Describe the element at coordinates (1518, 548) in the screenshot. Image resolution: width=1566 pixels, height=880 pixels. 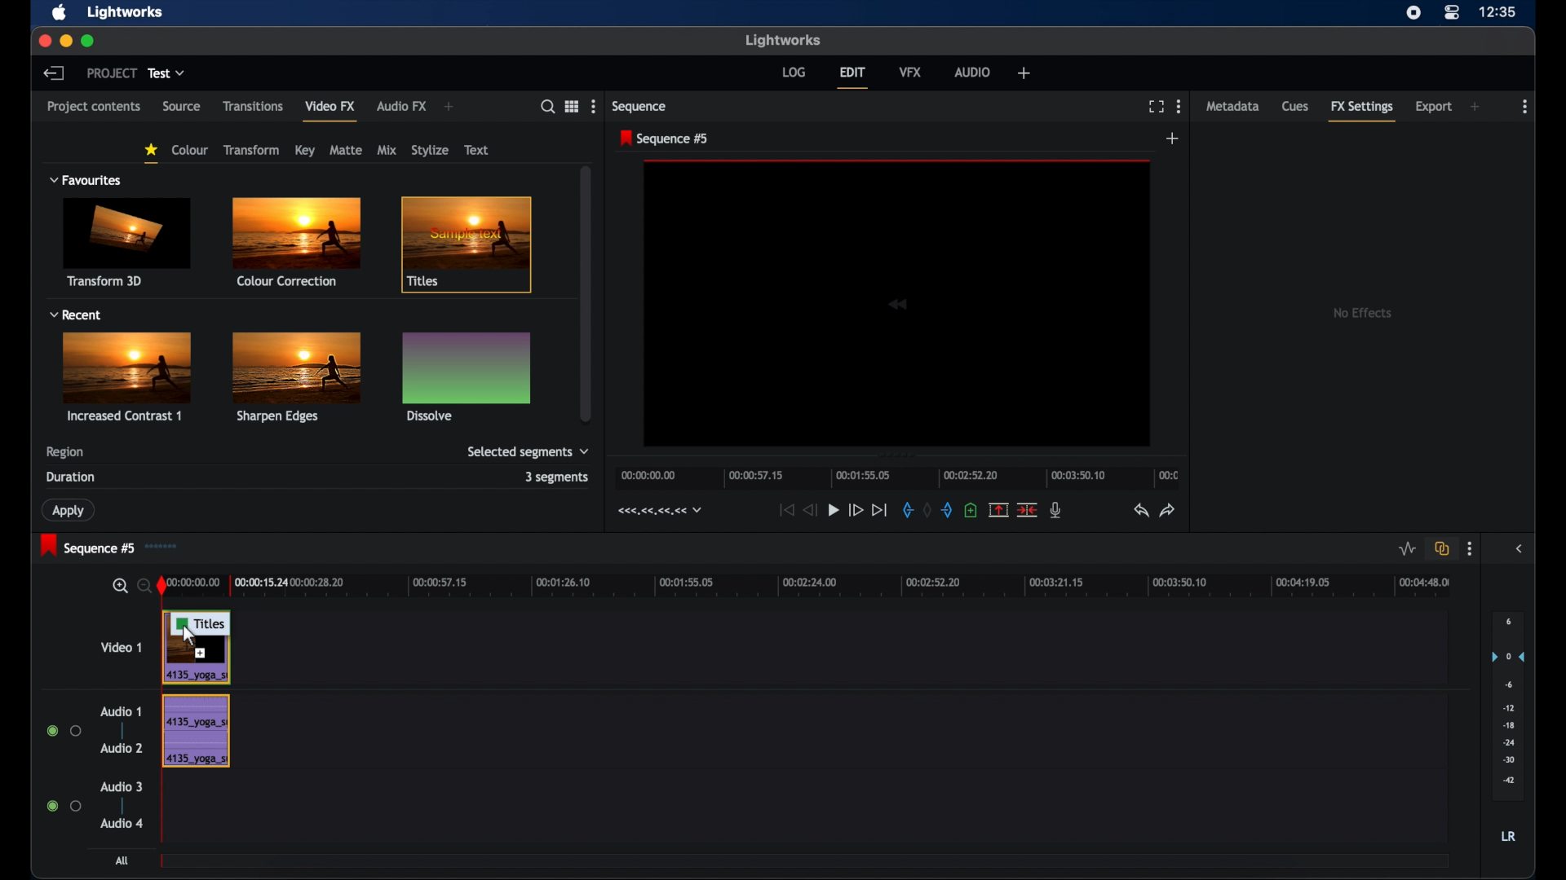
I see `sidebar` at that location.